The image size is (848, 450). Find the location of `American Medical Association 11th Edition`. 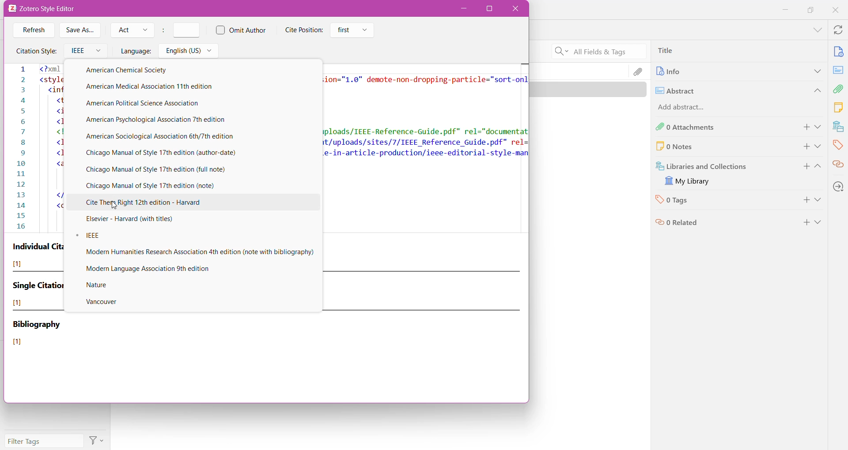

American Medical Association 11th Edition is located at coordinates (180, 88).